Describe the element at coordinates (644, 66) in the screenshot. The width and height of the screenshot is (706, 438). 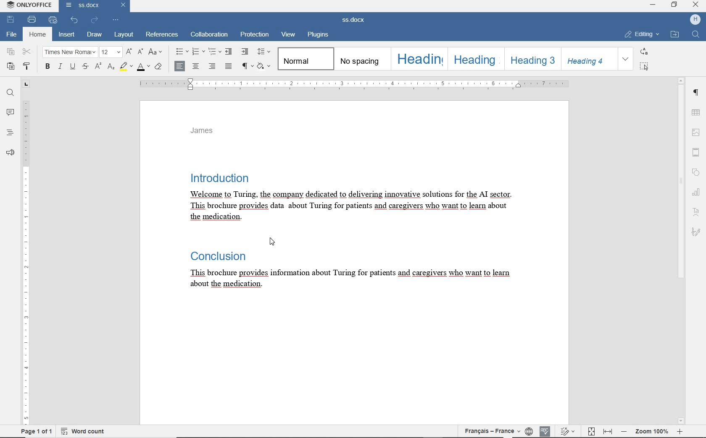
I see `SELECT ALL` at that location.